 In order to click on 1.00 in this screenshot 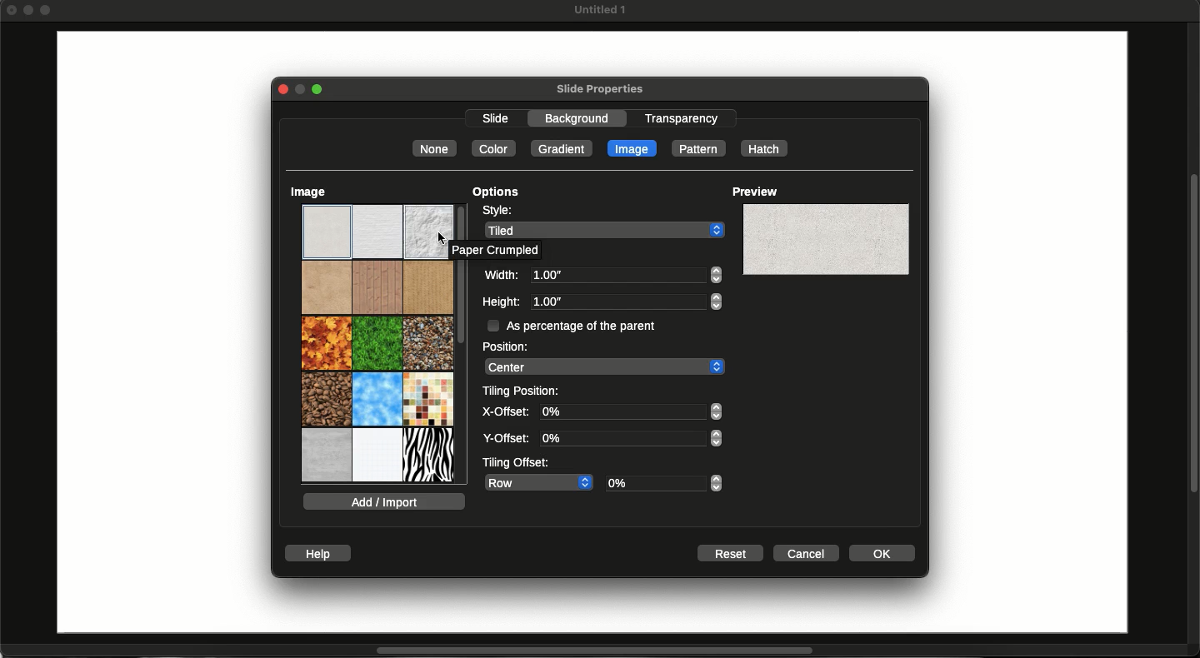, I will do `click(624, 275)`.